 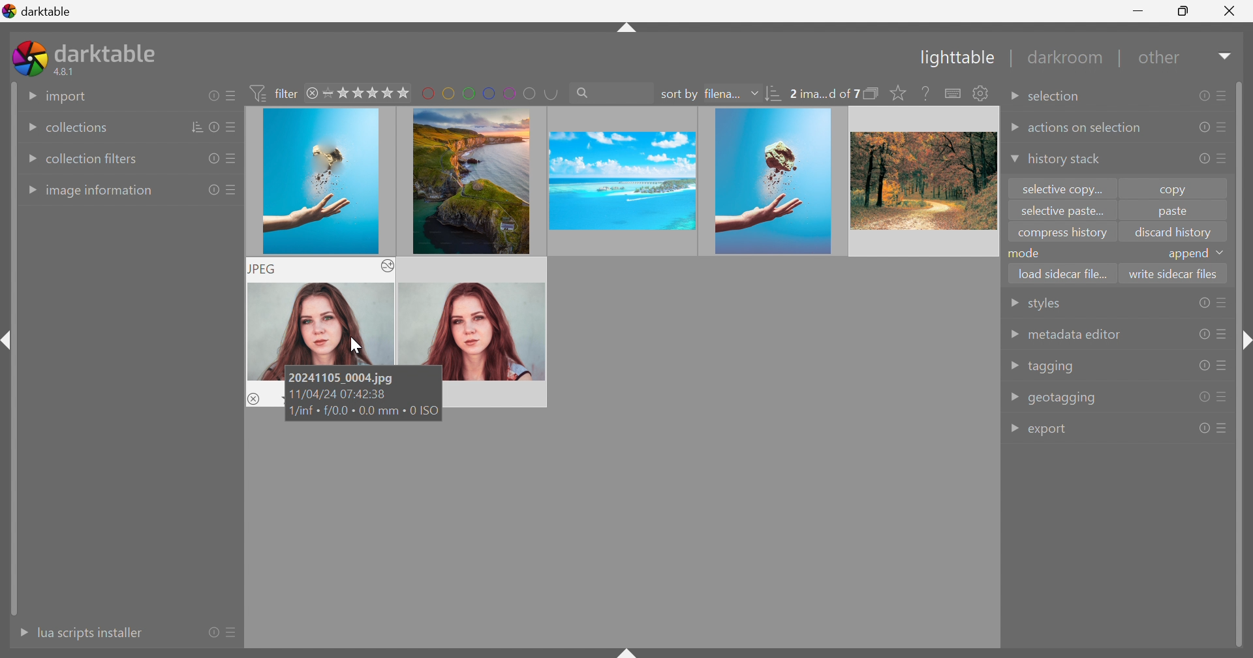 I want to click on other, so click(x=1162, y=61).